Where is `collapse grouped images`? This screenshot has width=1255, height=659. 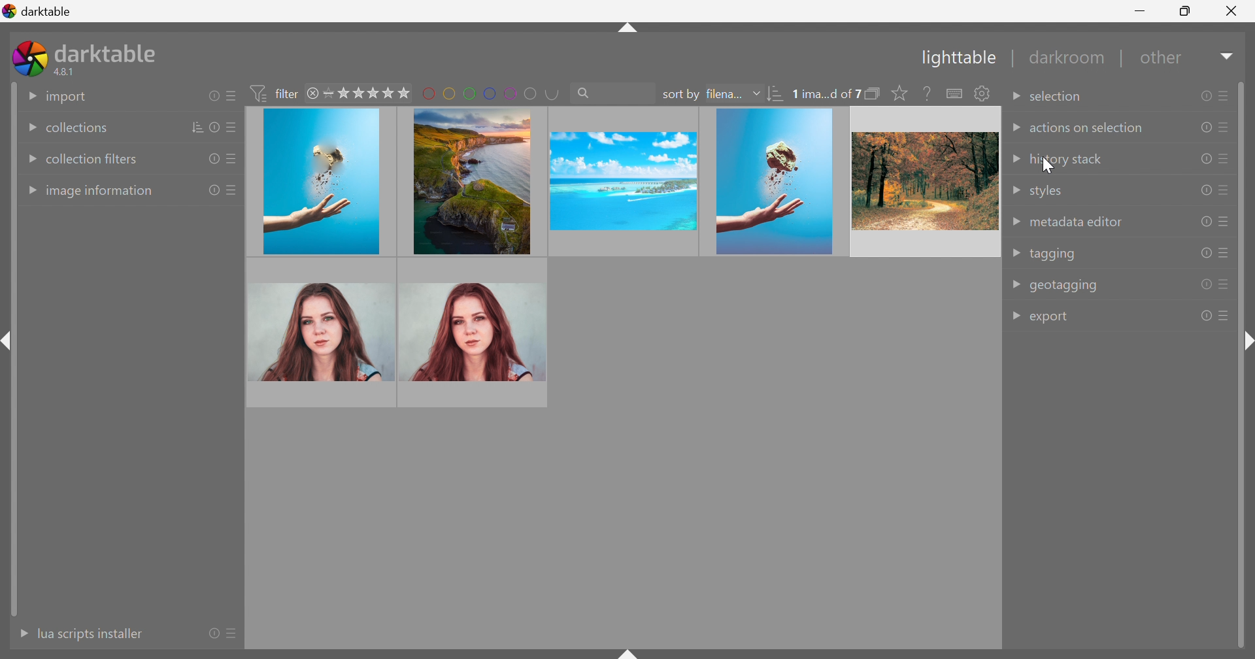
collapse grouped images is located at coordinates (873, 93).